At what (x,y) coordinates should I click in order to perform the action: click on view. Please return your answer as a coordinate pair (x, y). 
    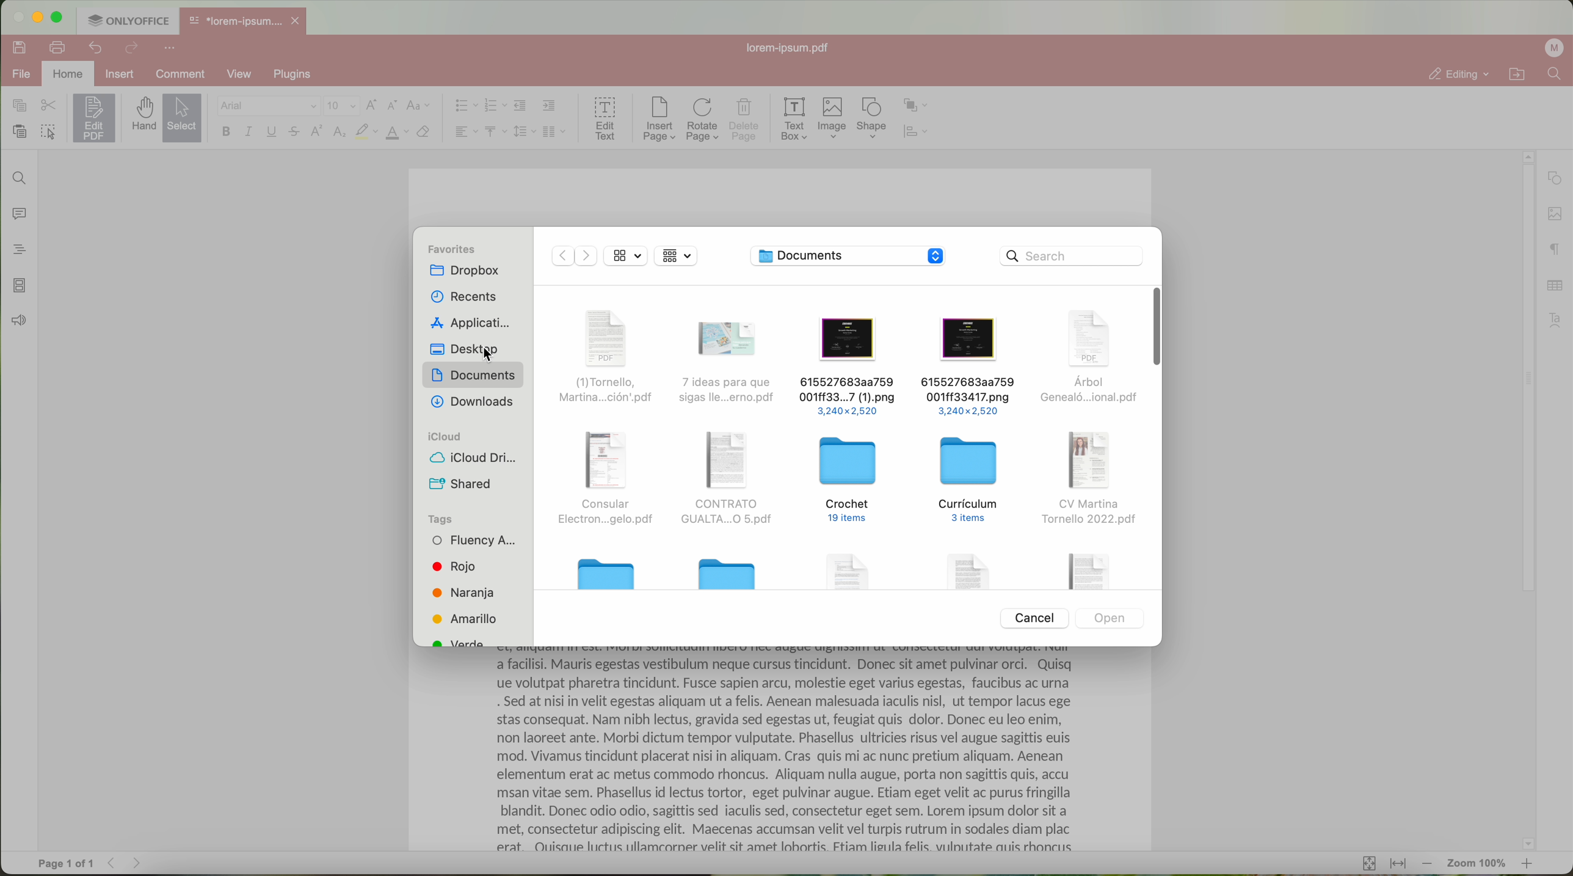
    Looking at the image, I should click on (244, 74).